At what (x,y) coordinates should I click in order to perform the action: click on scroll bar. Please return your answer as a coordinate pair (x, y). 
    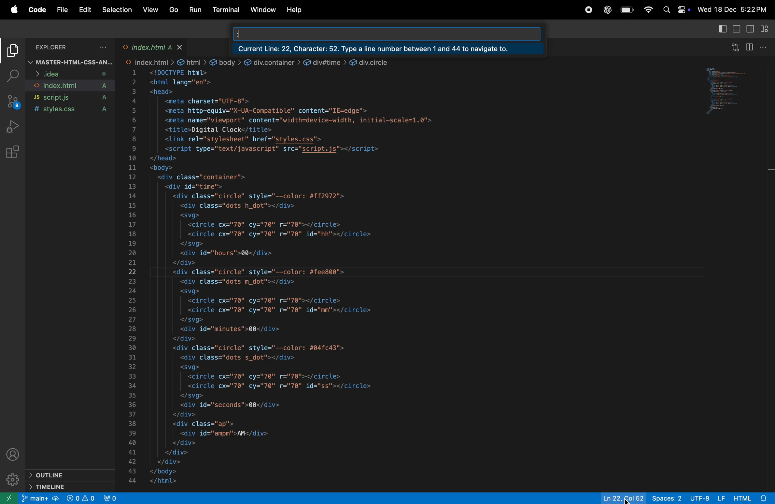
    Looking at the image, I should click on (769, 159).